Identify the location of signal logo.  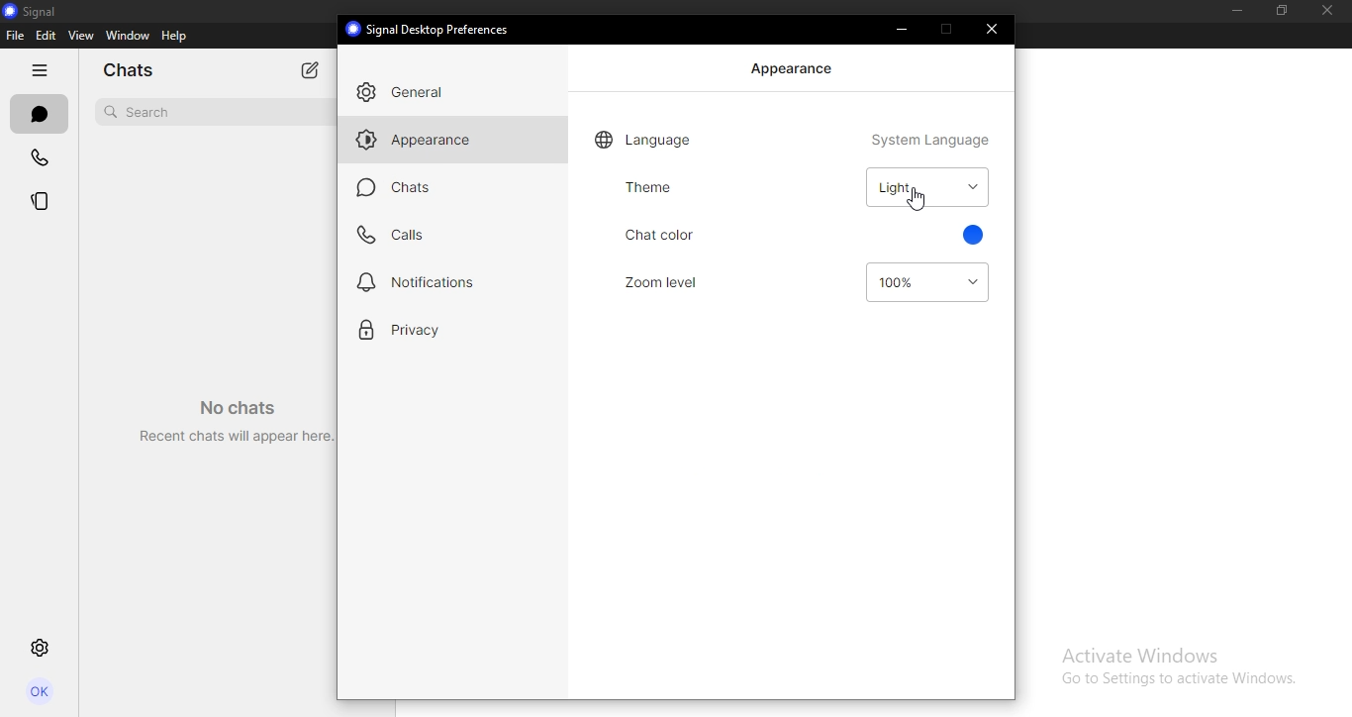
(32, 11).